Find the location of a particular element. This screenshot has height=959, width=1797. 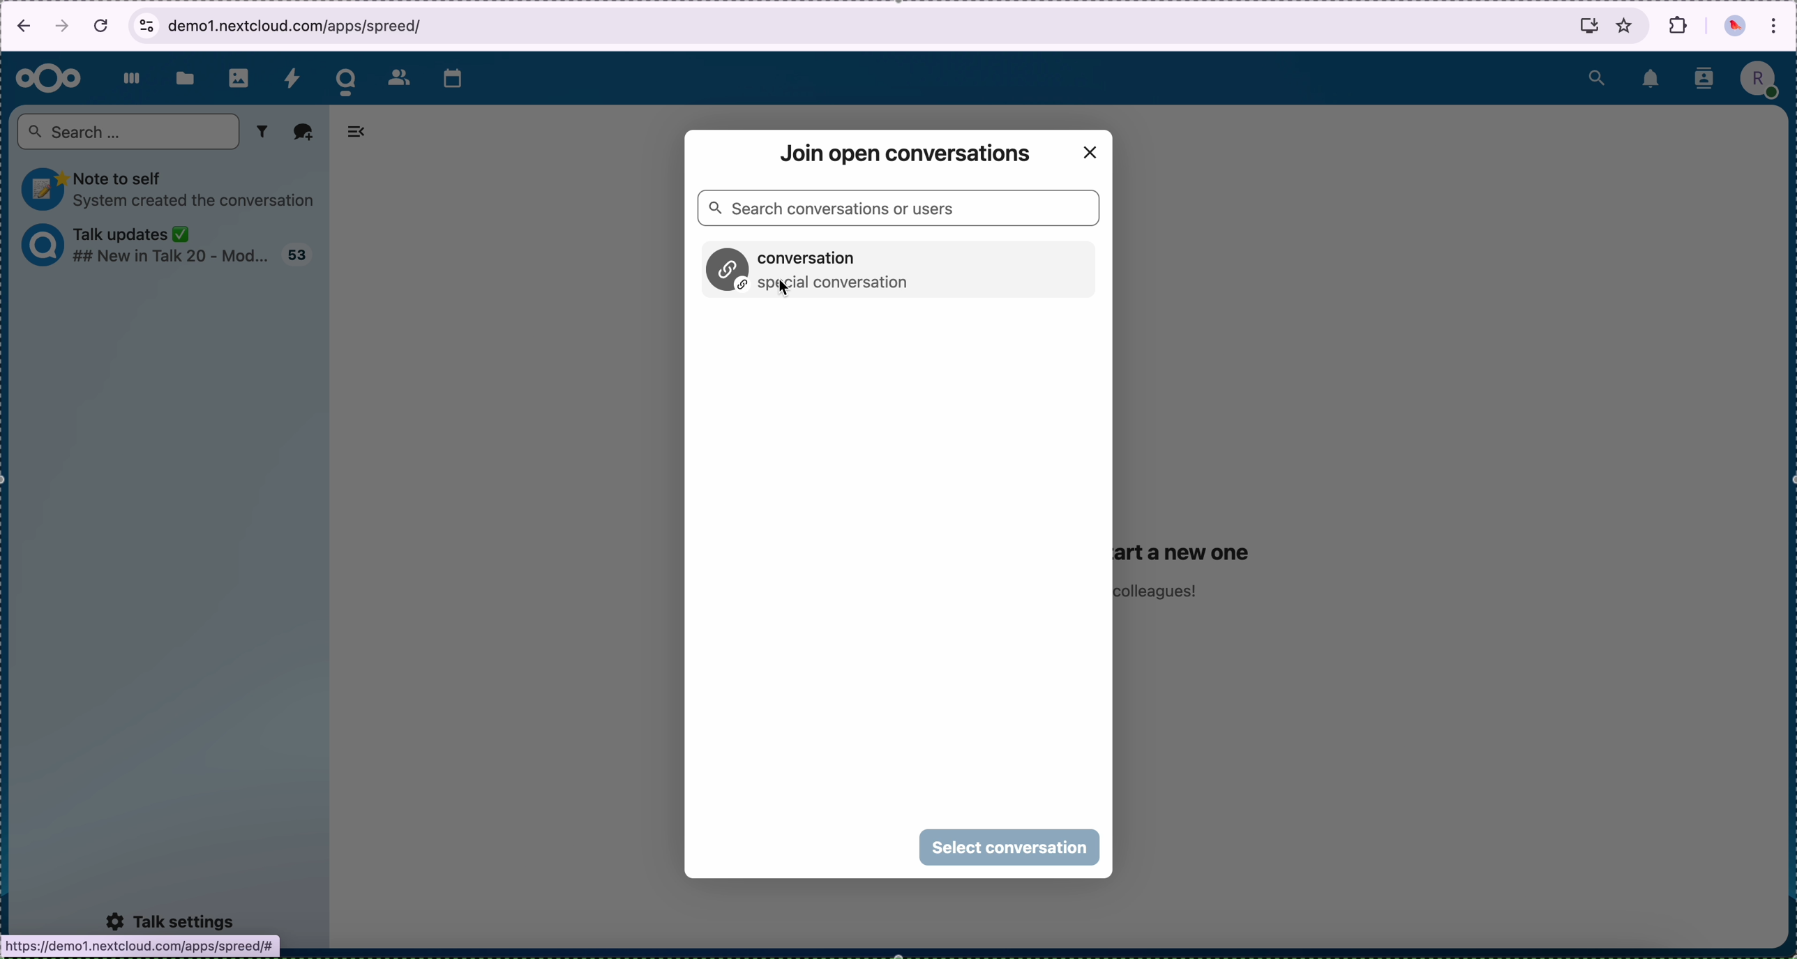

customize and control Google Chrome is located at coordinates (1775, 29).